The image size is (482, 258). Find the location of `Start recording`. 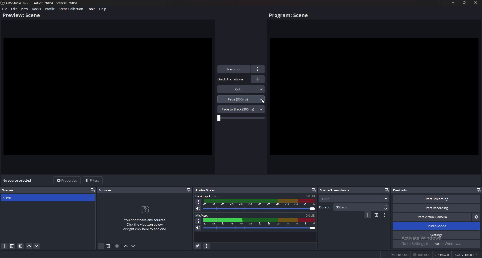

Start recording is located at coordinates (437, 208).